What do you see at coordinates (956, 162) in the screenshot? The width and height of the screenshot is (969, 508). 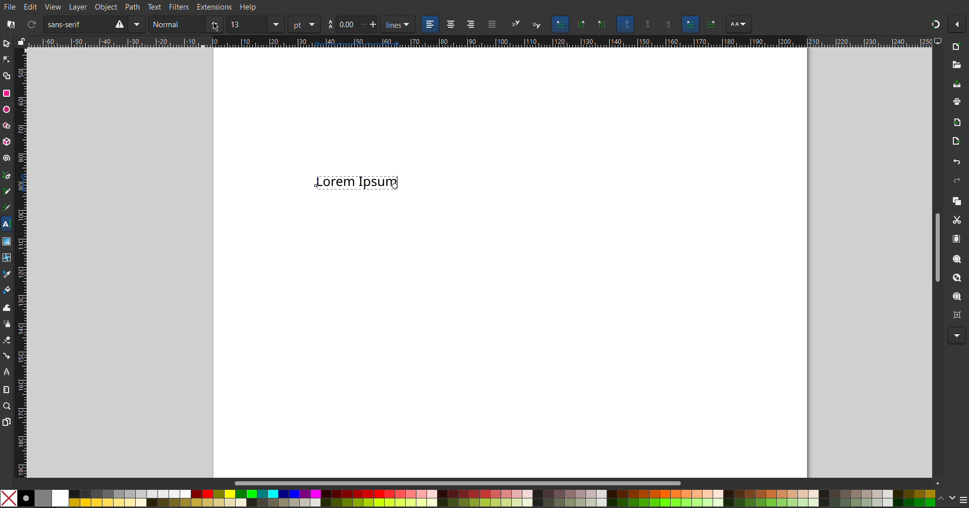 I see `Undo` at bounding box center [956, 162].